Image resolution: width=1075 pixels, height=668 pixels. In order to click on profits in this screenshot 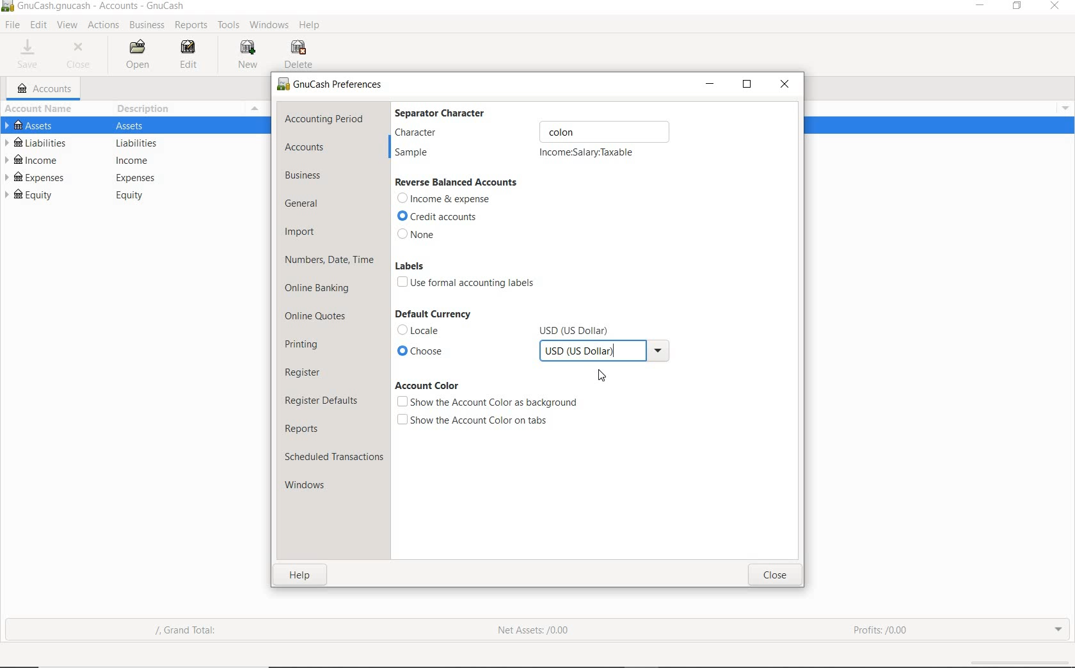, I will do `click(882, 626)`.